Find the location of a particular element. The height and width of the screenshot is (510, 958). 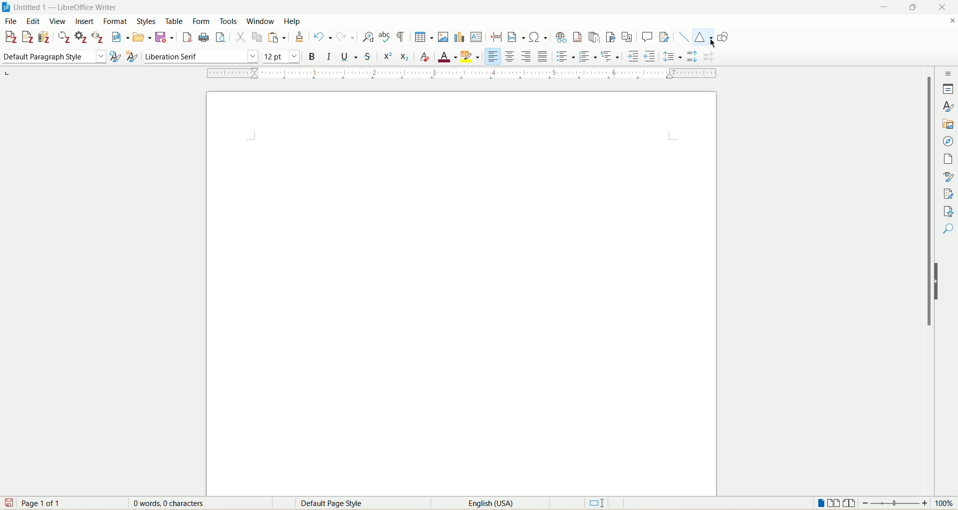

file is located at coordinates (10, 22).